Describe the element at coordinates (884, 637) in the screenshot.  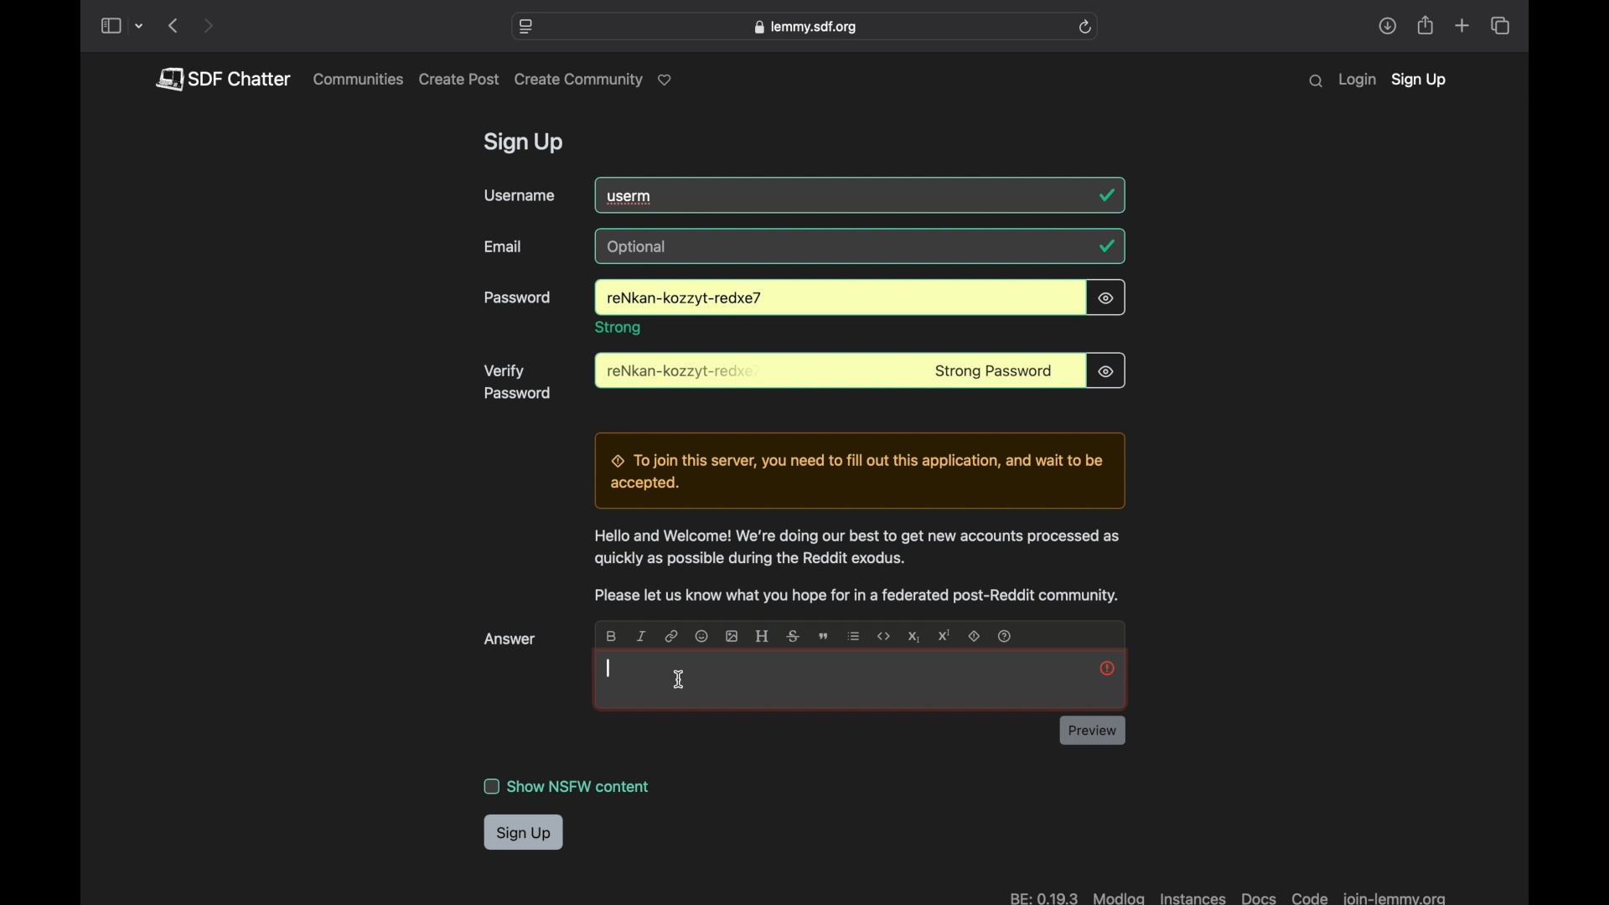
I see `code` at that location.